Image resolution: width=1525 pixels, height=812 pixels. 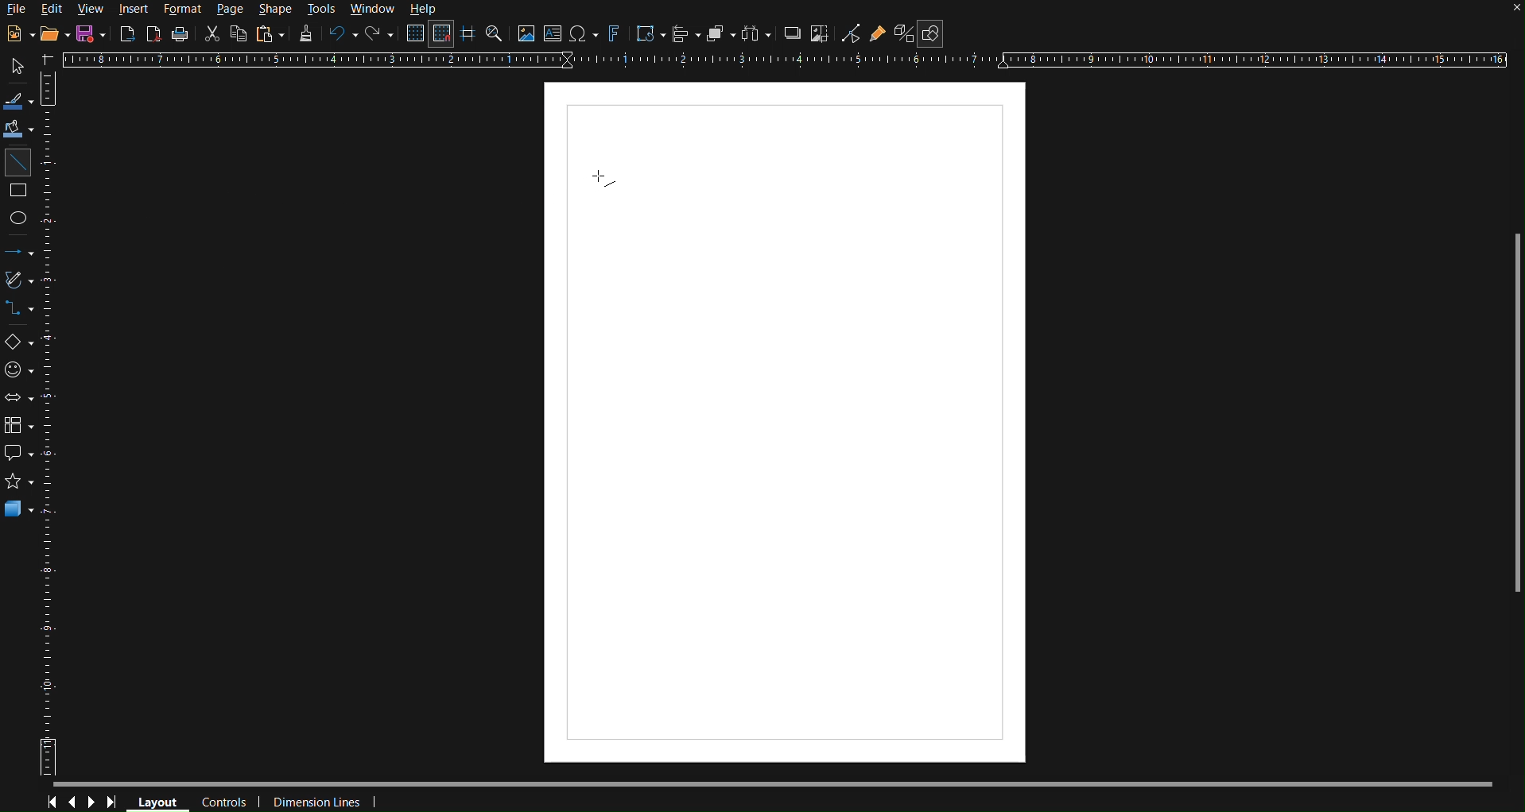 I want to click on Dimension Lines, so click(x=318, y=801).